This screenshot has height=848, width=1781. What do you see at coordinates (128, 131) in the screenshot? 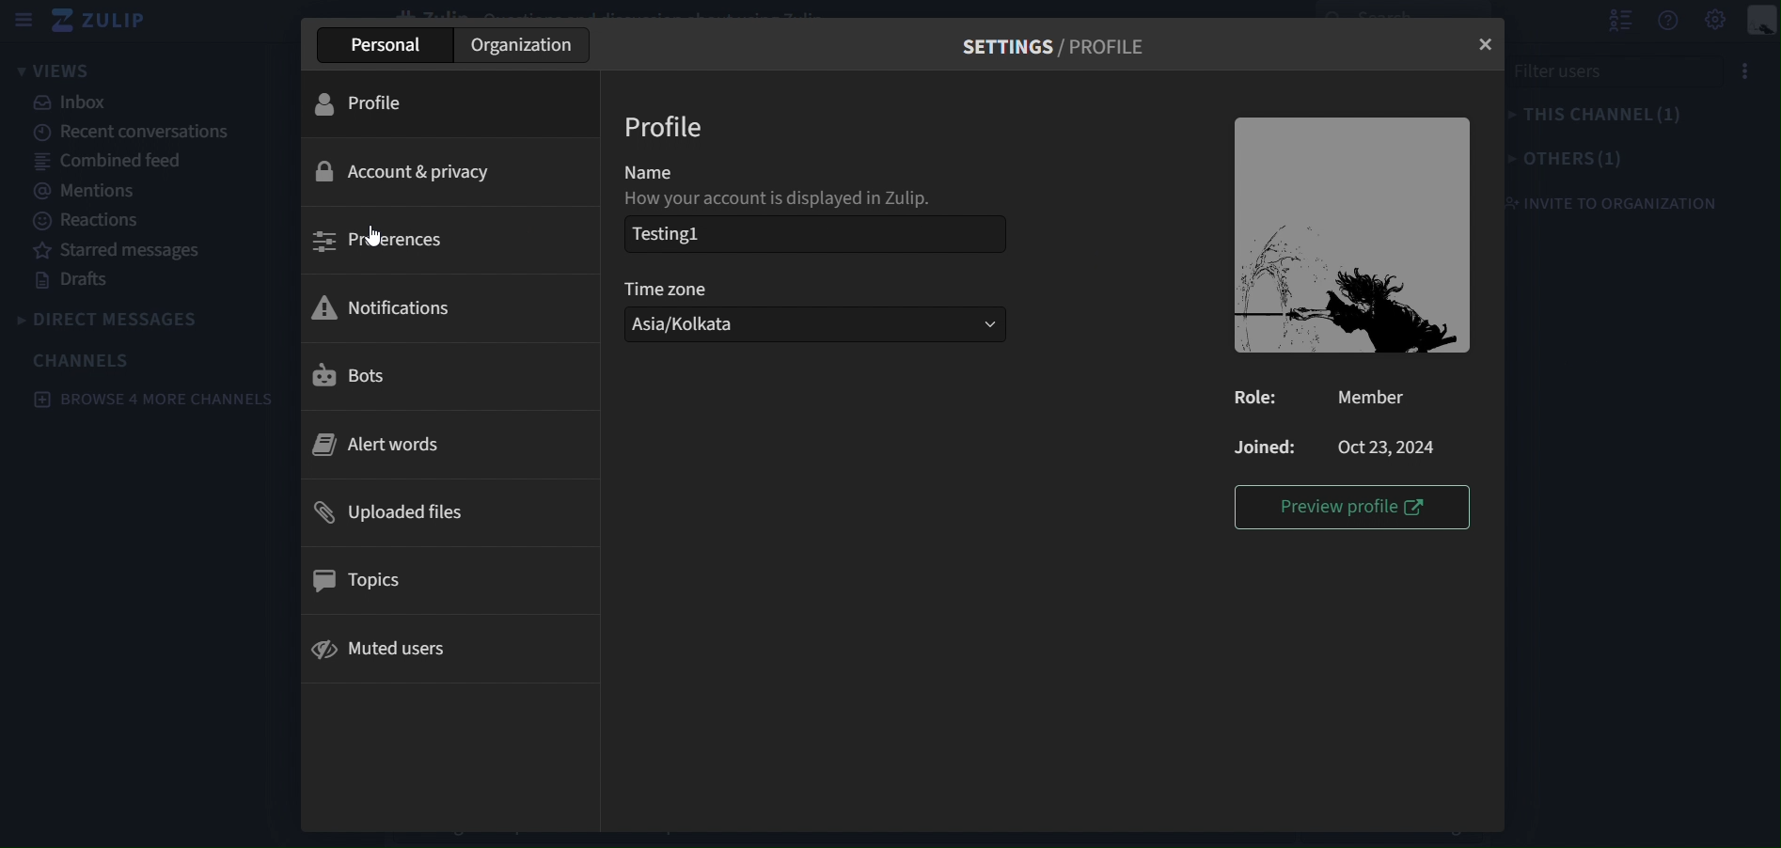
I see `recent conversations` at bounding box center [128, 131].